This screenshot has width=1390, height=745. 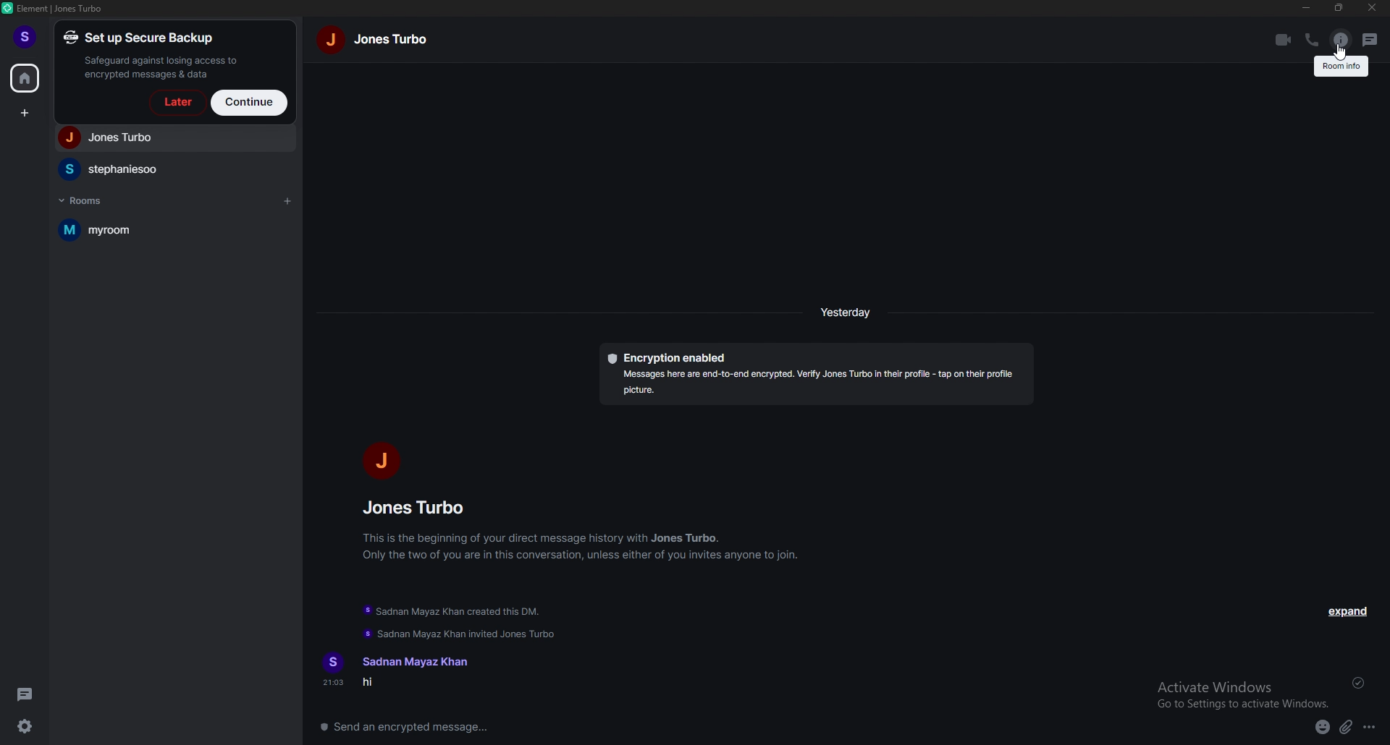 I want to click on name, so click(x=413, y=662).